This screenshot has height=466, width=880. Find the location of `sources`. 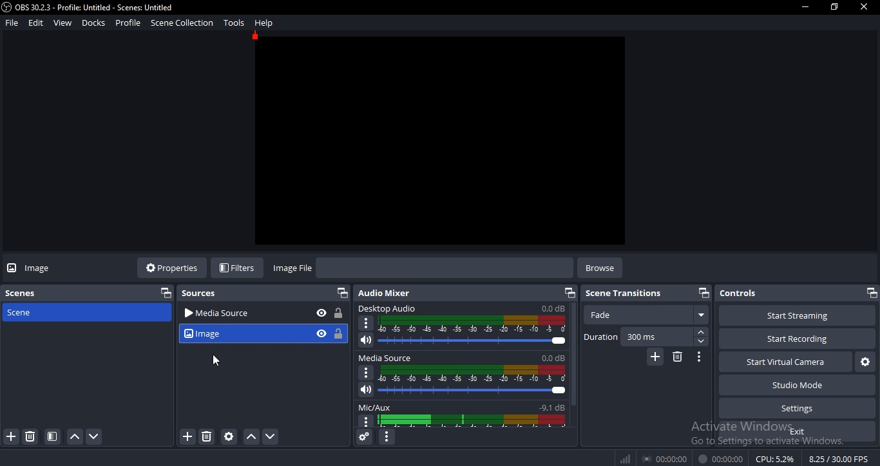

sources is located at coordinates (202, 295).